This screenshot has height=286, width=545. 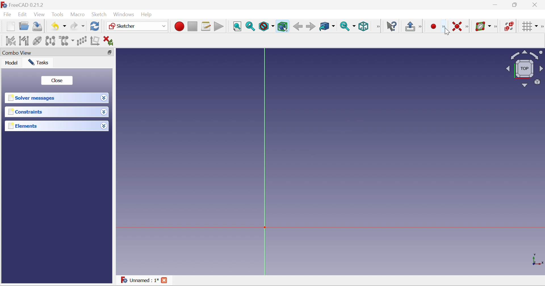 What do you see at coordinates (530, 26) in the screenshot?
I see `Toggle grid` at bounding box center [530, 26].